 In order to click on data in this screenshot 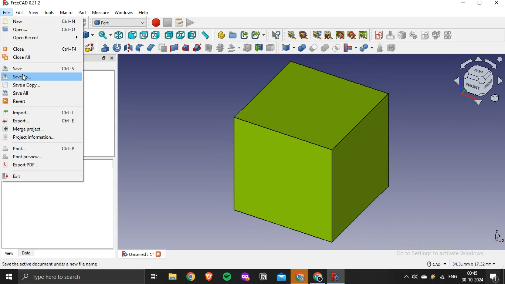, I will do `click(28, 253)`.